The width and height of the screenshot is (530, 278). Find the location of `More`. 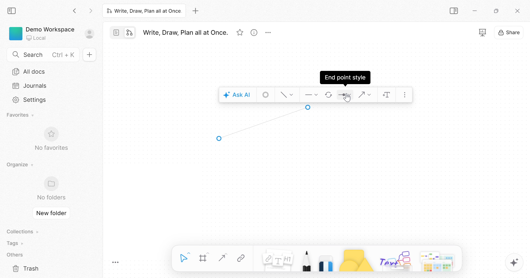

More is located at coordinates (407, 95).